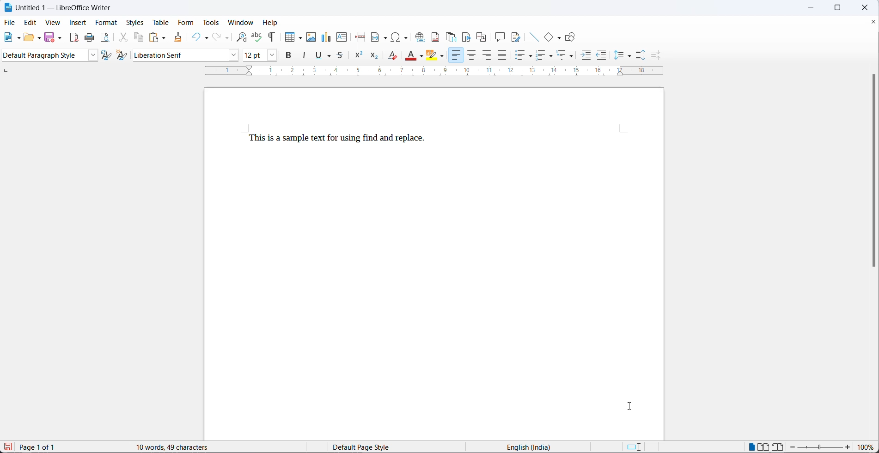 The width and height of the screenshot is (879, 453). I want to click on open, so click(29, 38).